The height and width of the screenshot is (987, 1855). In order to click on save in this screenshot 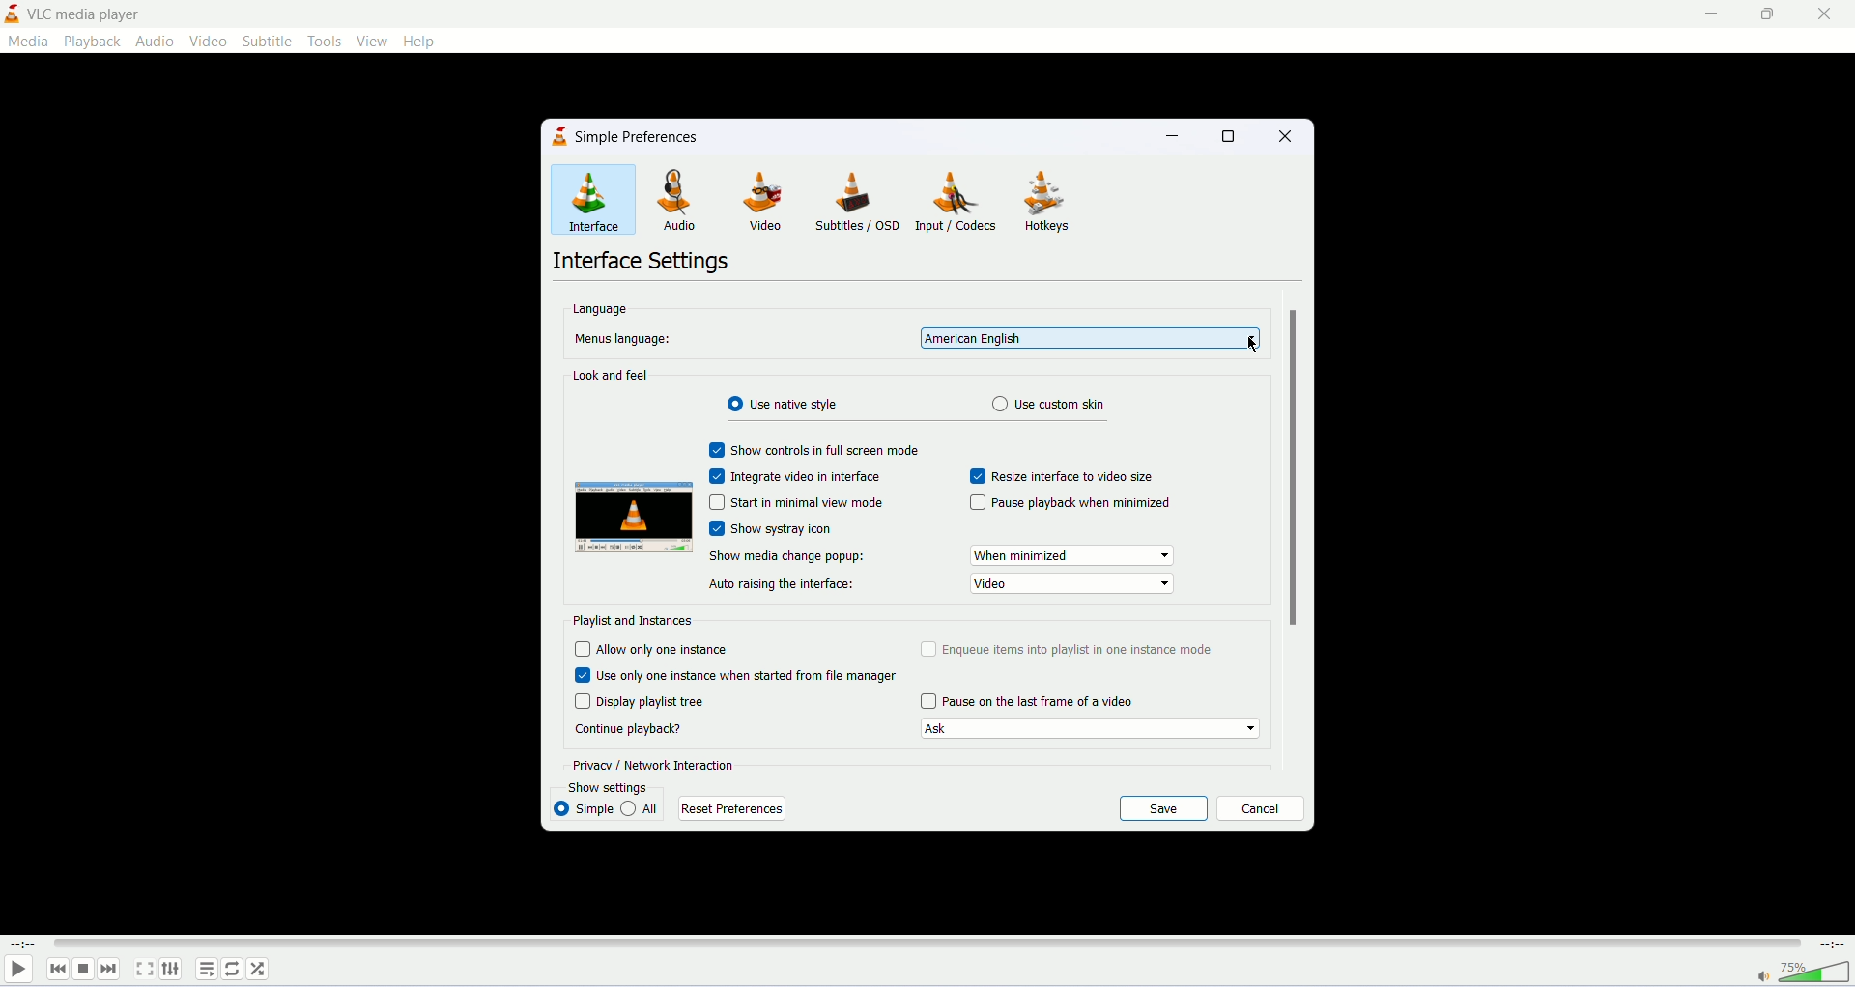, I will do `click(1166, 808)`.